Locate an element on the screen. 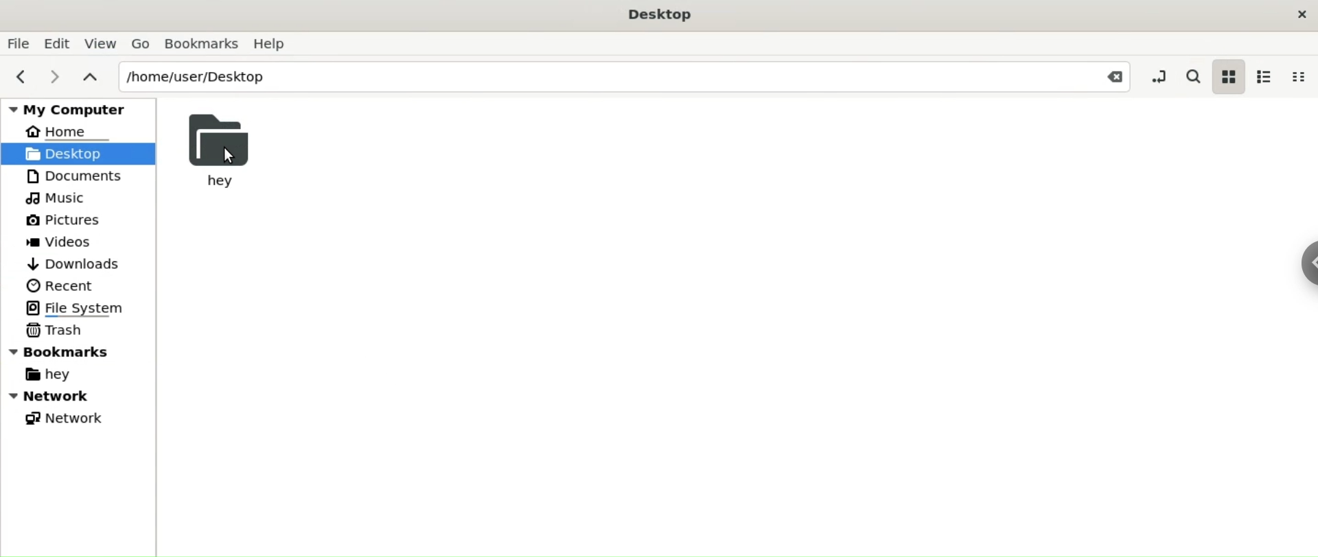 The width and height of the screenshot is (1318, 557). compact view is located at coordinates (1302, 75).